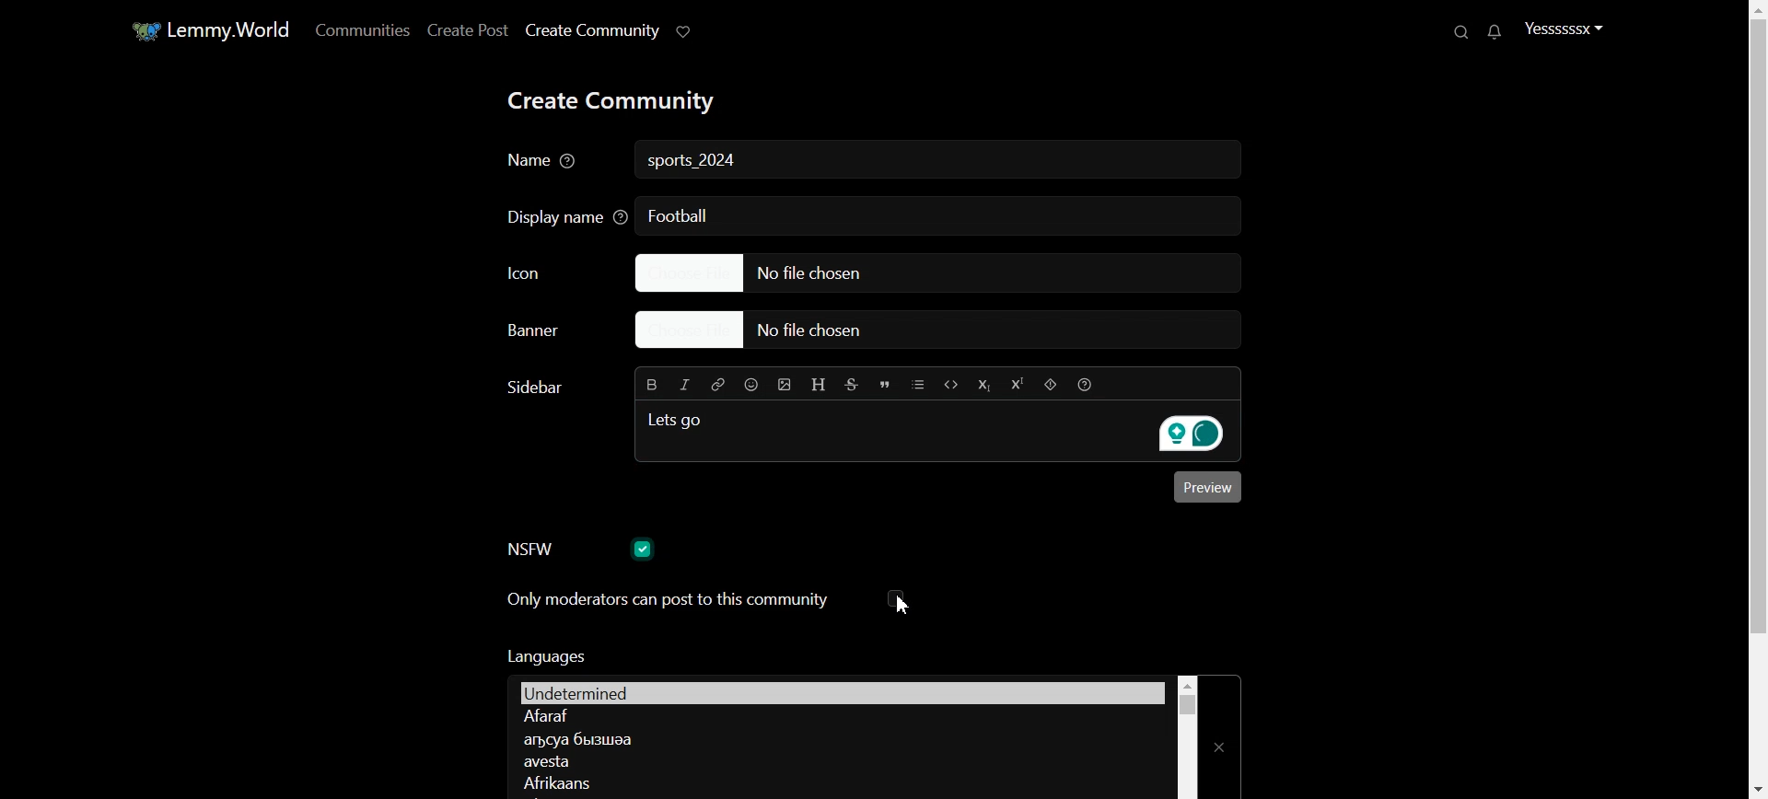 This screenshot has height=799, width=1768. What do you see at coordinates (551, 272) in the screenshot?
I see `Icon ` at bounding box center [551, 272].